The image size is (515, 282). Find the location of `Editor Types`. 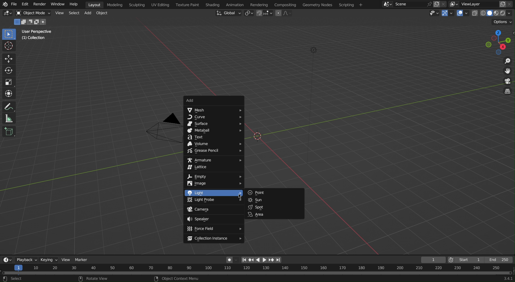

Editor Types is located at coordinates (6, 259).